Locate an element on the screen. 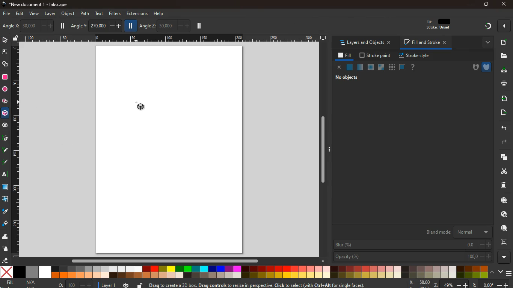 The height and width of the screenshot is (288, 513). normal is located at coordinates (350, 67).